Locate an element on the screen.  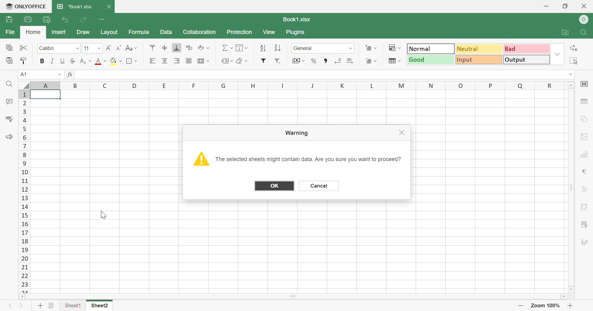
Drop Down is located at coordinates (572, 73).